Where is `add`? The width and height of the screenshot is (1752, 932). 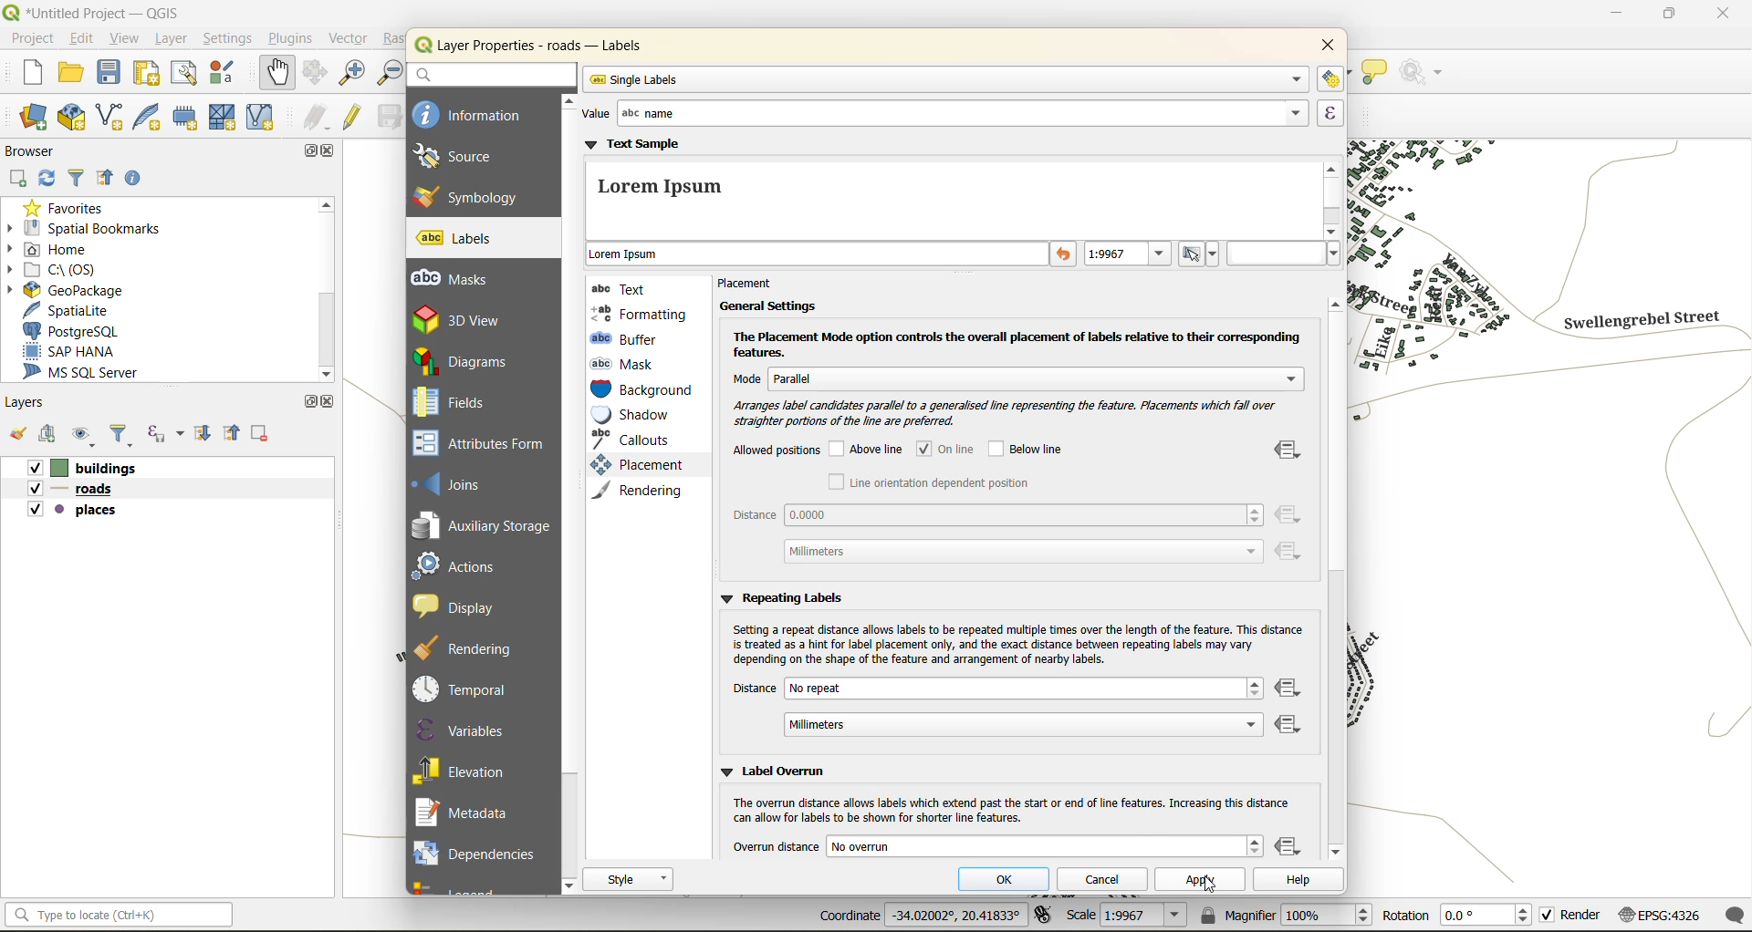 add is located at coordinates (19, 179).